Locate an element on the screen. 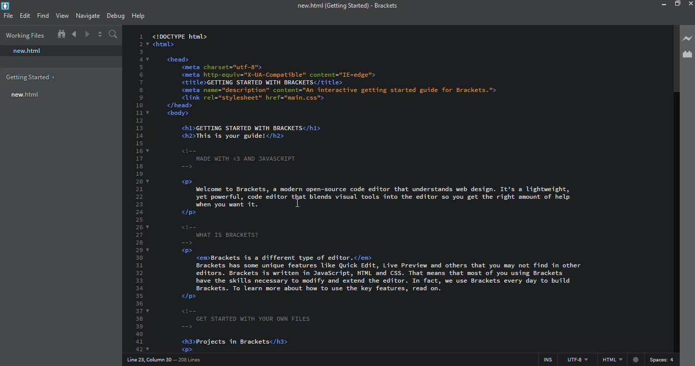 This screenshot has height=366, width=695. getting started is located at coordinates (33, 77).